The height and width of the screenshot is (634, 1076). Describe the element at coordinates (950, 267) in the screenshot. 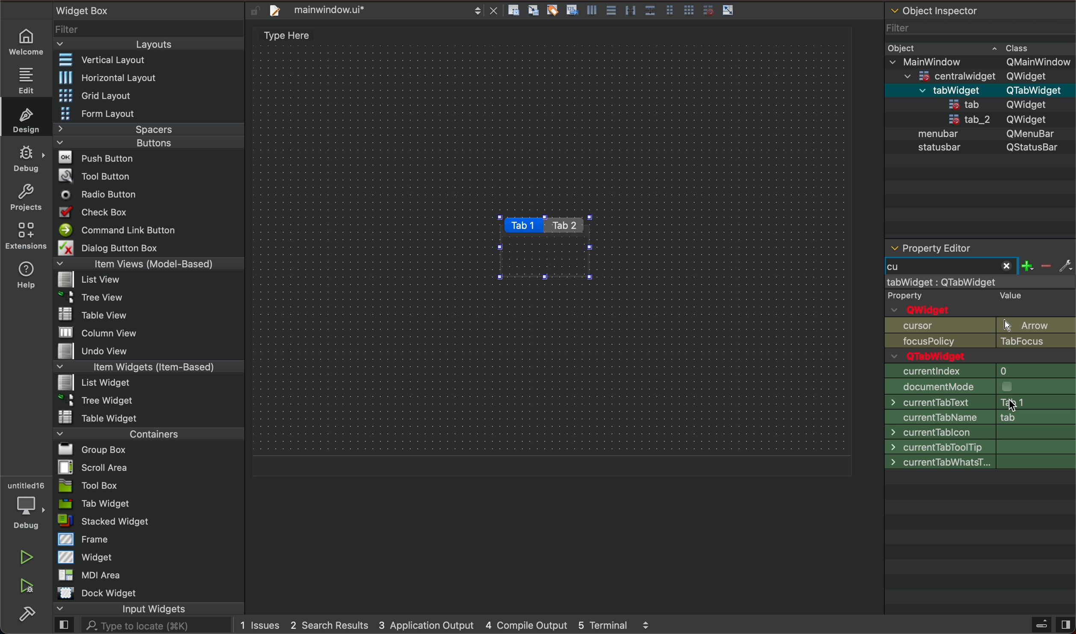

I see `typed cu` at that location.